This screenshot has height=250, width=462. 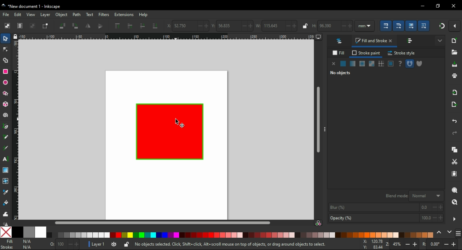 I want to click on swatch, so click(x=372, y=64).